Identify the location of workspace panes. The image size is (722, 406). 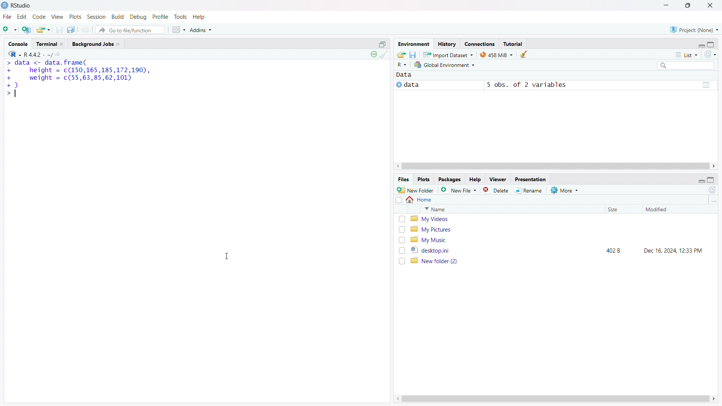
(178, 30).